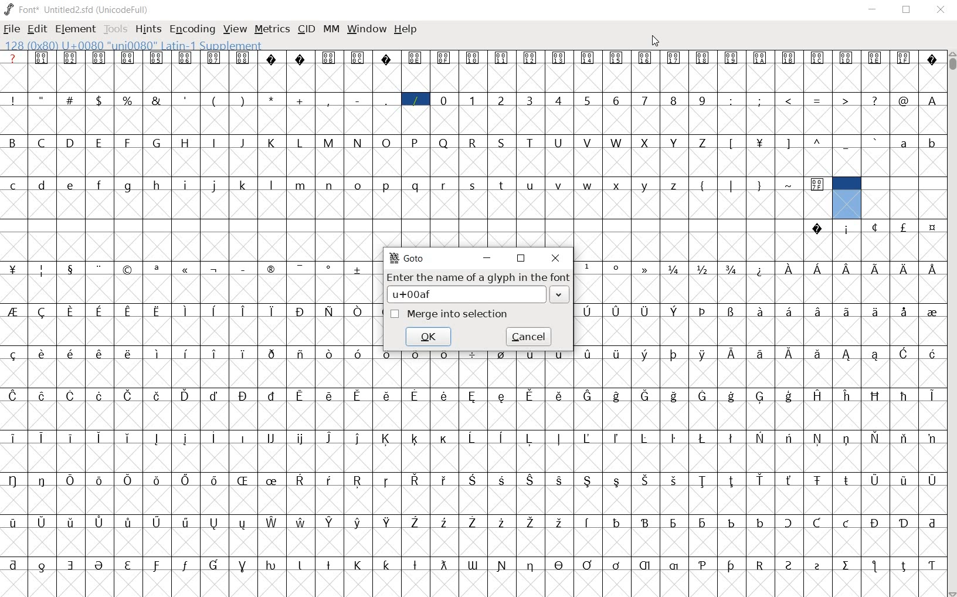  What do you see at coordinates (416, 352) in the screenshot?
I see `Symbol` at bounding box center [416, 352].